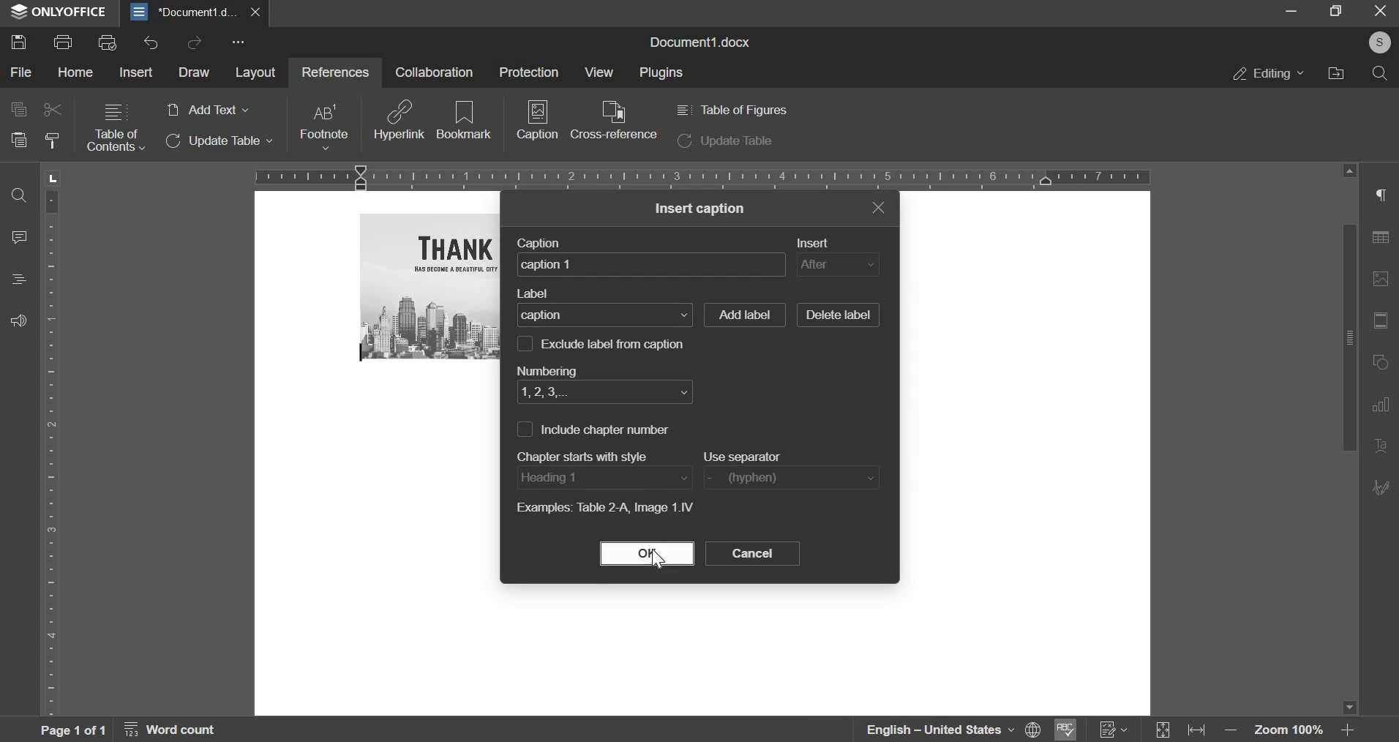 The image size is (1399, 742). What do you see at coordinates (55, 177) in the screenshot?
I see `L` at bounding box center [55, 177].